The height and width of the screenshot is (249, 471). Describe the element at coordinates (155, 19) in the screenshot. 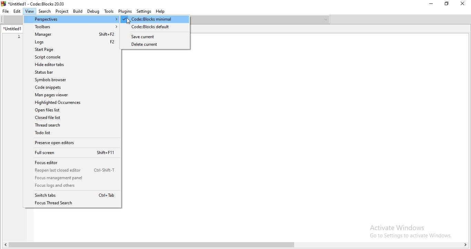

I see `highlighted Code:Blocks minimal` at that location.